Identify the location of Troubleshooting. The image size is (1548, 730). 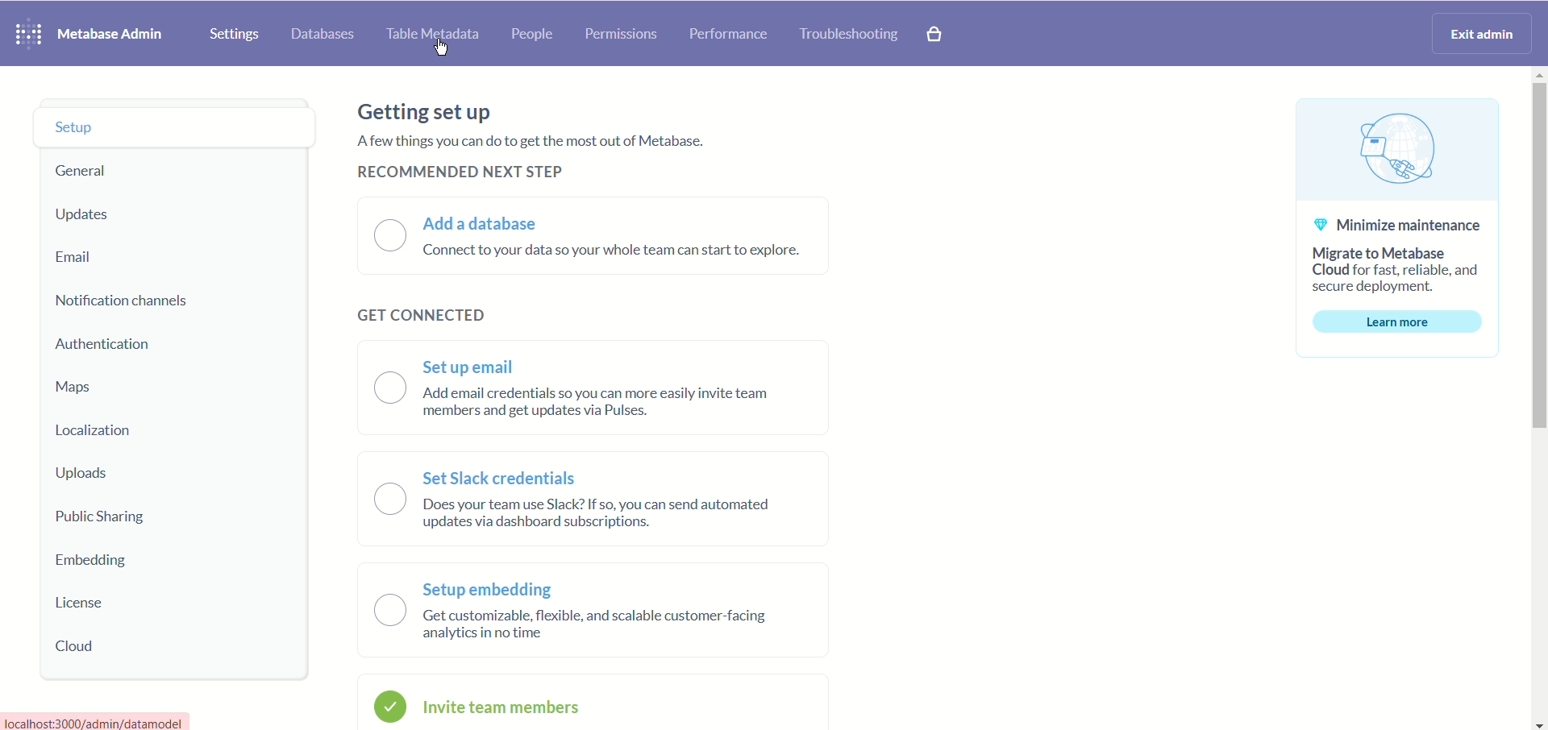
(849, 33).